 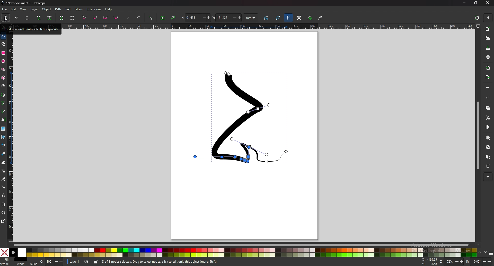 I want to click on rotate, so click(x=478, y=261).